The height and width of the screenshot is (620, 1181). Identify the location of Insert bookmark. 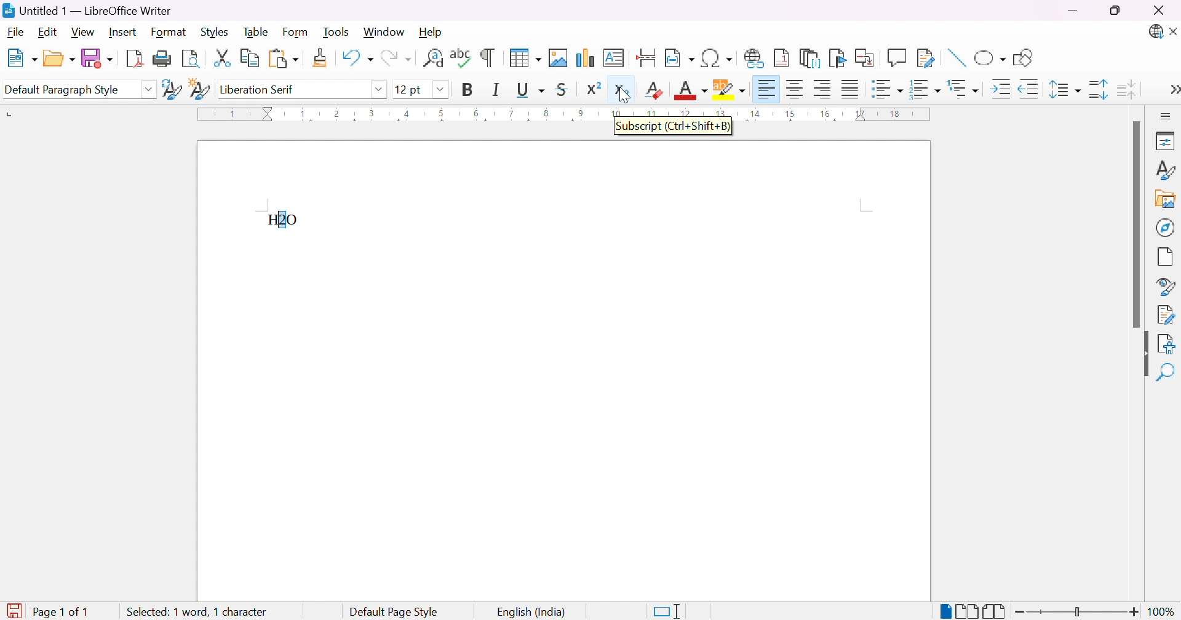
(838, 58).